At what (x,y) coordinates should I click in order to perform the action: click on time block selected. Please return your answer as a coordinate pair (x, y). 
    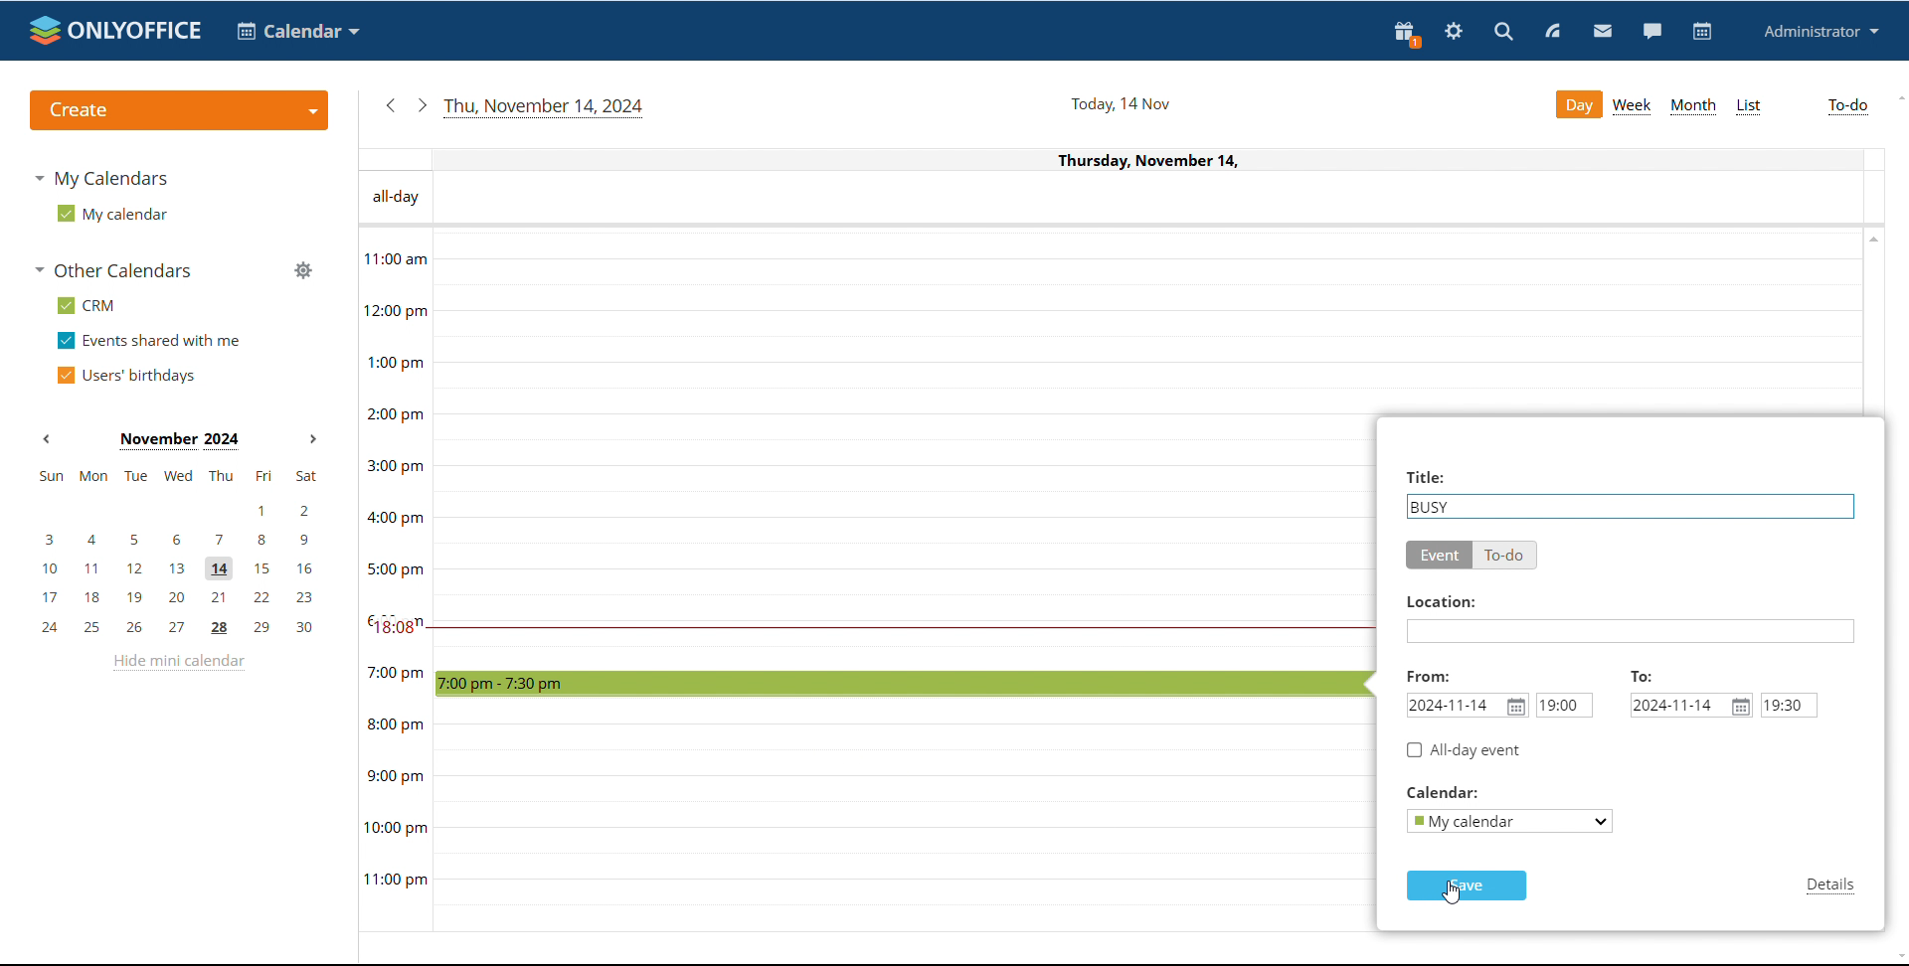
    Looking at the image, I should click on (901, 683).